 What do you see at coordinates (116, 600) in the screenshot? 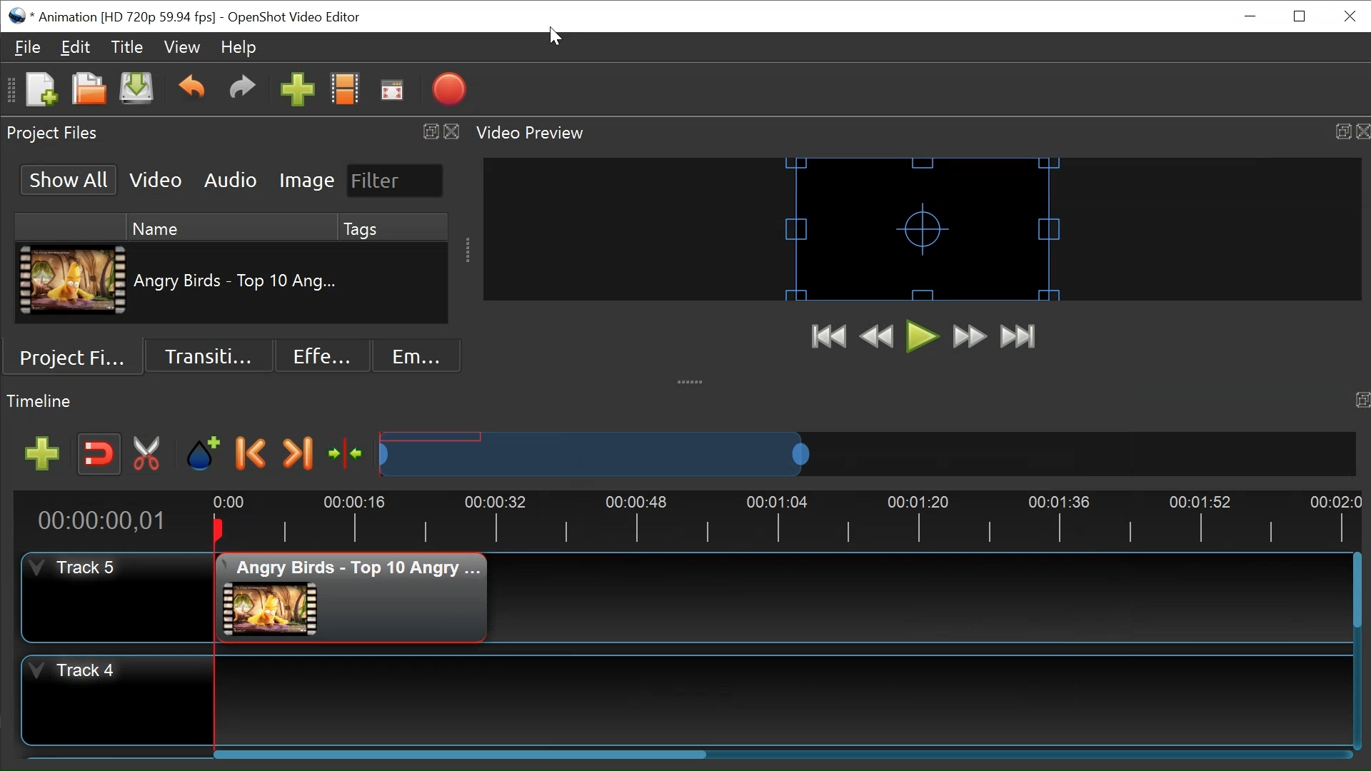
I see `Track Header` at bounding box center [116, 600].